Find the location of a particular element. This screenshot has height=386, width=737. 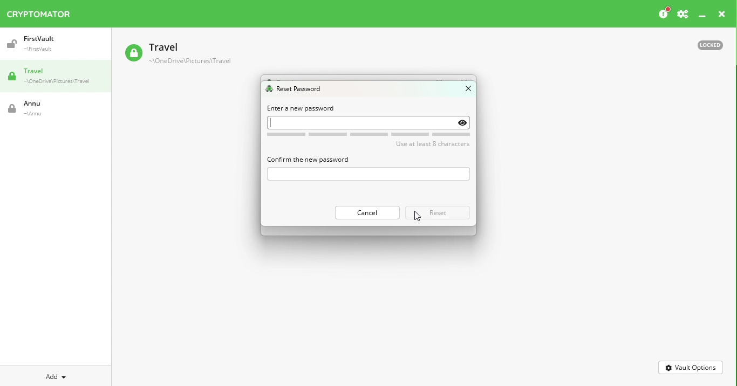

Enter a new password is located at coordinates (302, 108).